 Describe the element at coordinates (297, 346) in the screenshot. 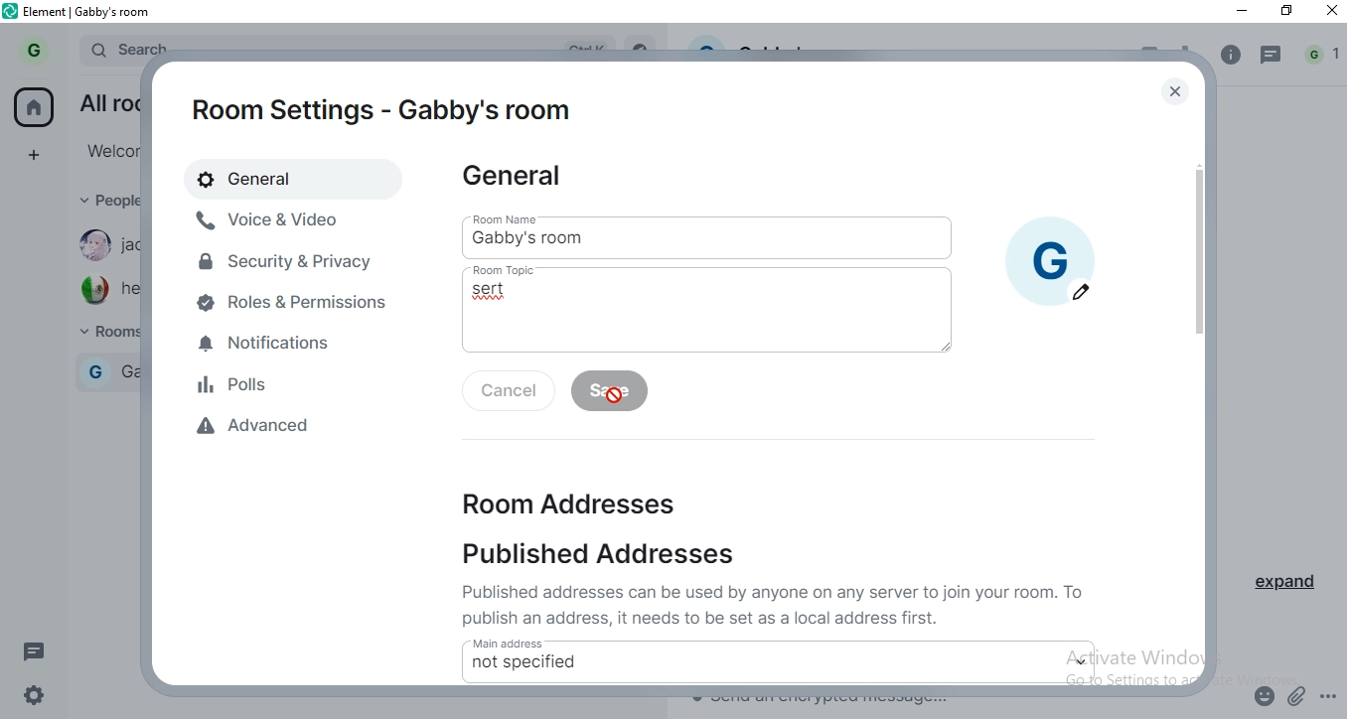

I see `notifications` at that location.